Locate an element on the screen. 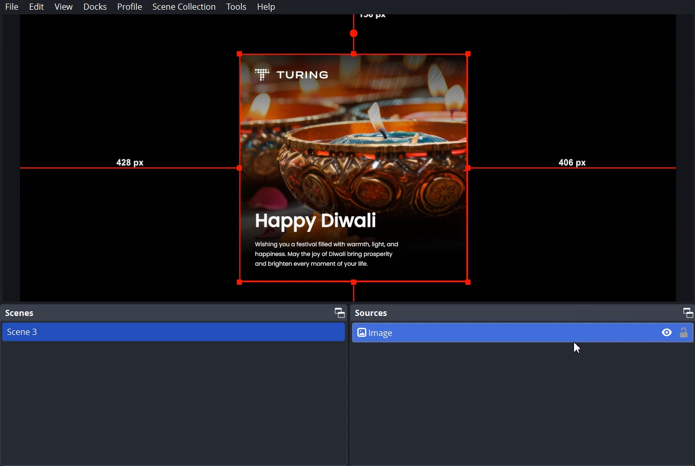 This screenshot has width=695, height=466. Cursor is located at coordinates (578, 347).